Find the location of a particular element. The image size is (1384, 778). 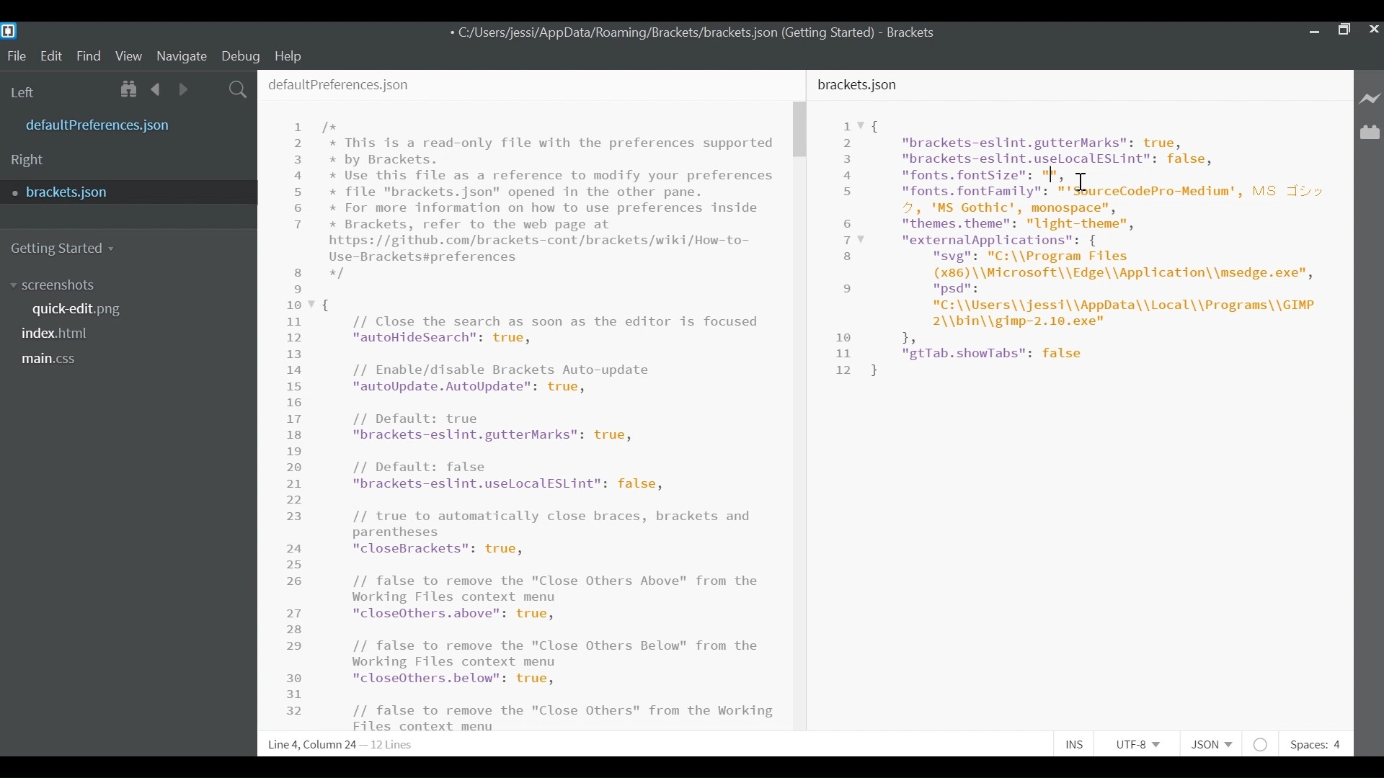

bracket.json is located at coordinates (125, 191).